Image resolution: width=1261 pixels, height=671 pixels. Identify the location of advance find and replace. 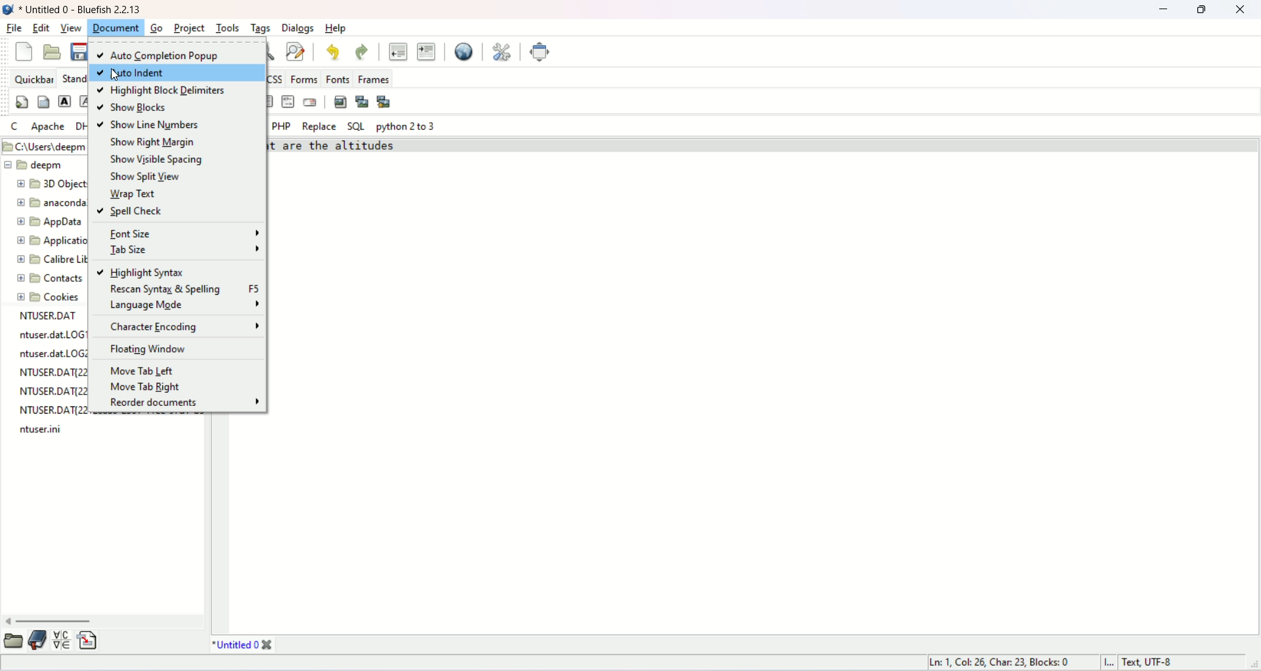
(296, 53).